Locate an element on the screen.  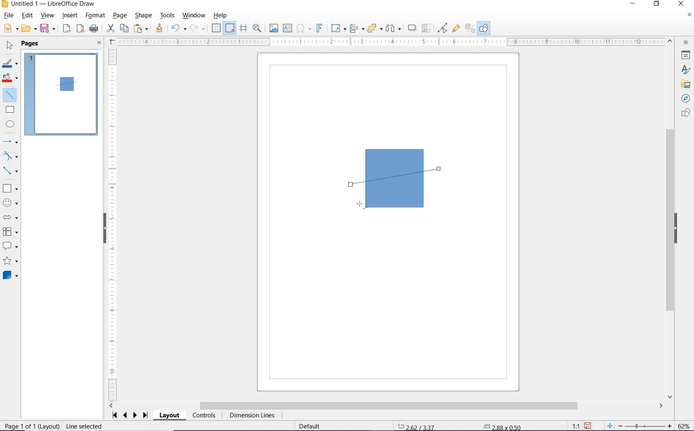
COPY is located at coordinates (124, 28).